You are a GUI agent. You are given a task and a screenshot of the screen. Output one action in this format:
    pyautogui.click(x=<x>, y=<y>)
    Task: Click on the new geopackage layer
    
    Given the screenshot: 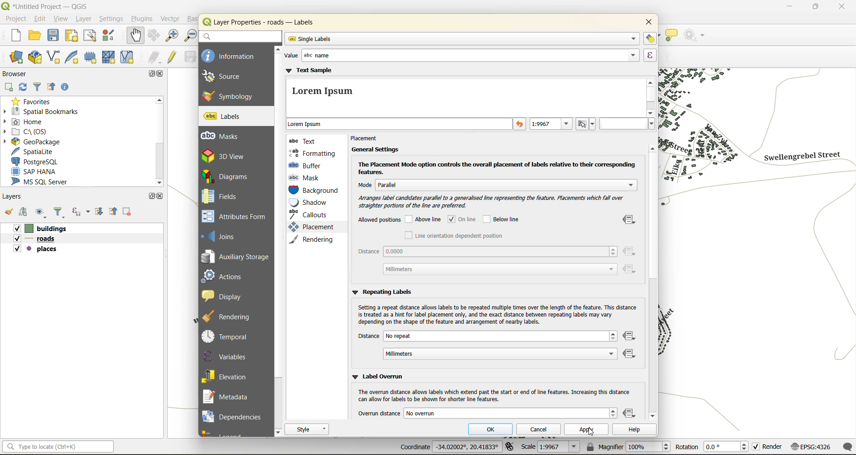 What is the action you would take?
    pyautogui.click(x=37, y=59)
    